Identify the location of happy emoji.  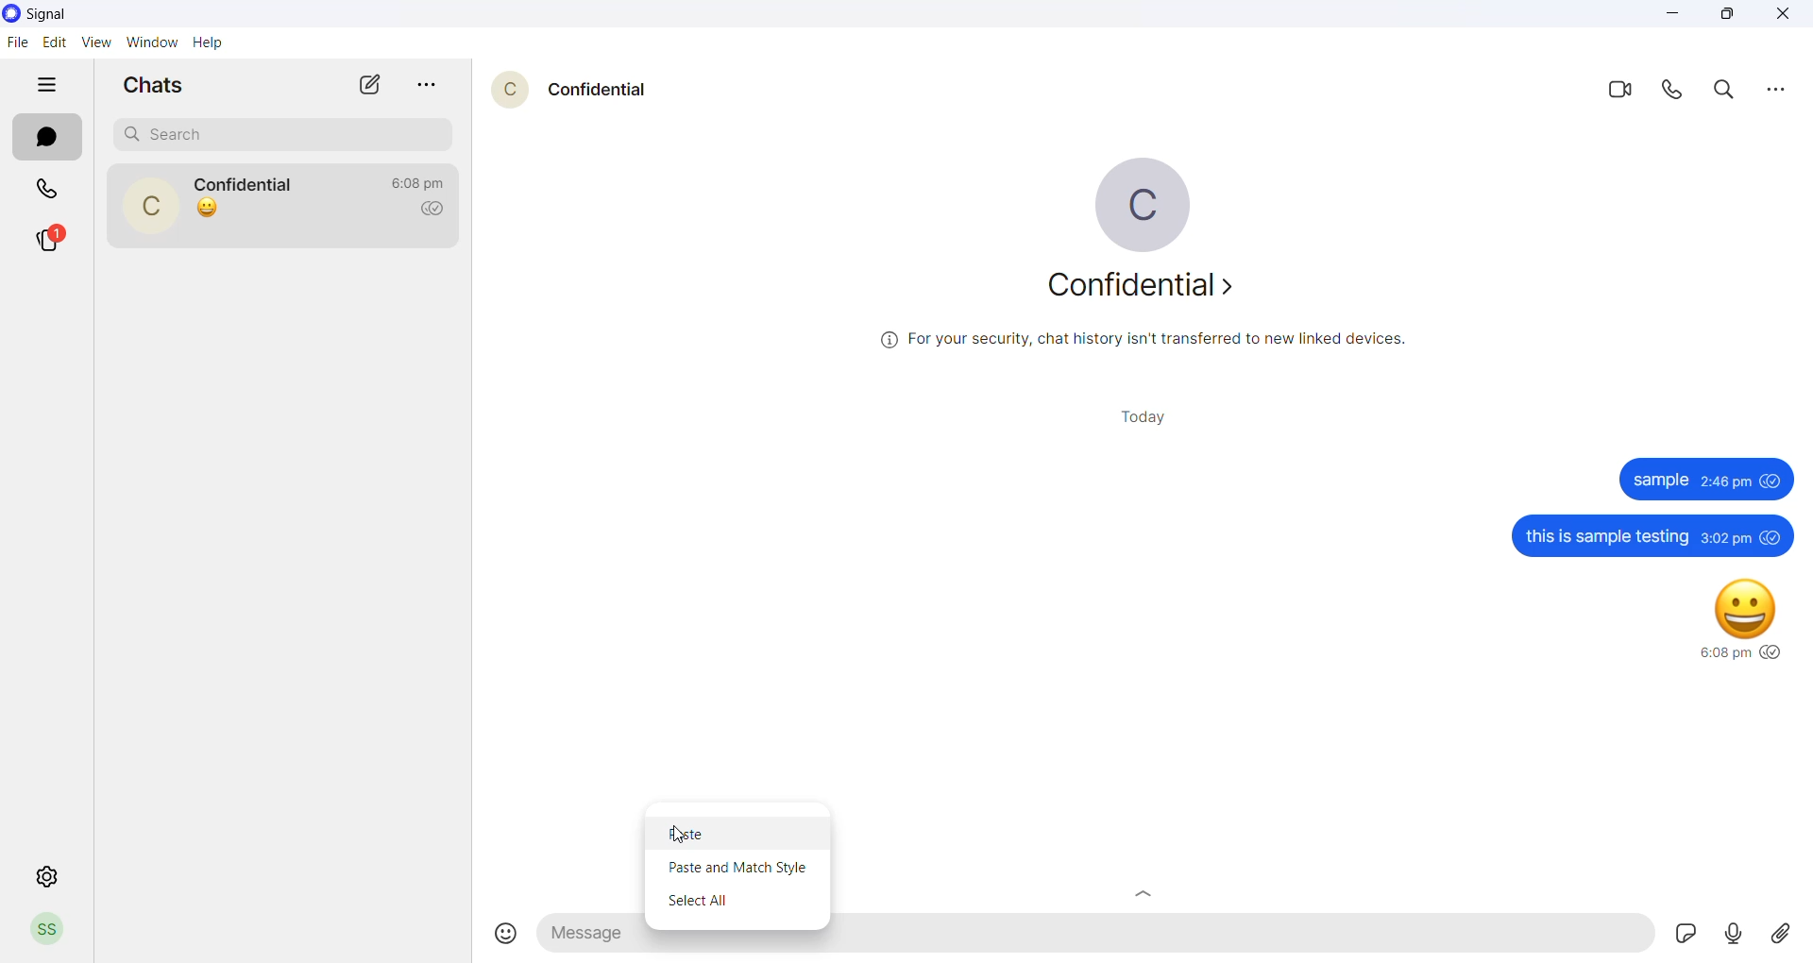
(1730, 620).